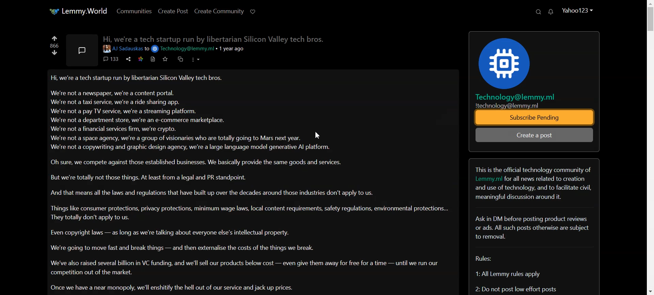  Describe the element at coordinates (579, 11) in the screenshot. I see `Account` at that location.